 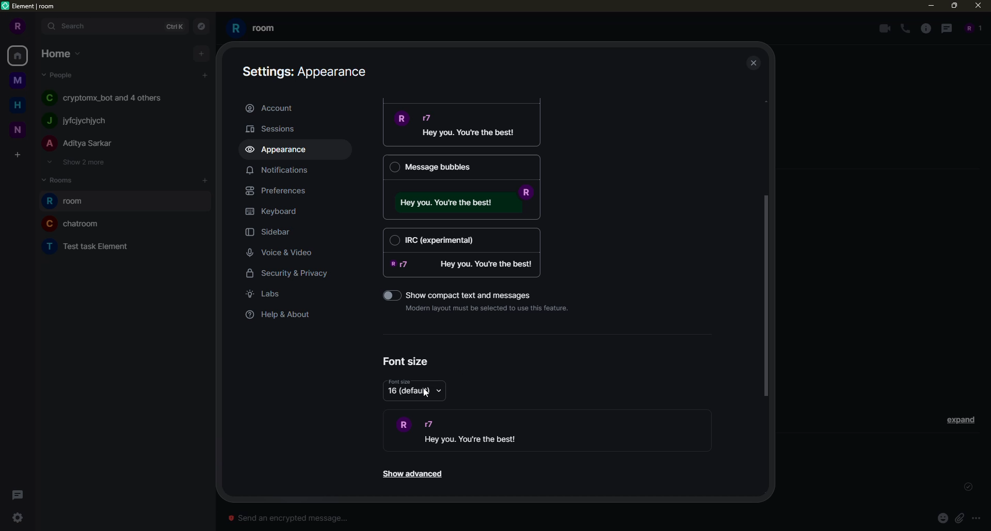 I want to click on space, so click(x=19, y=128).